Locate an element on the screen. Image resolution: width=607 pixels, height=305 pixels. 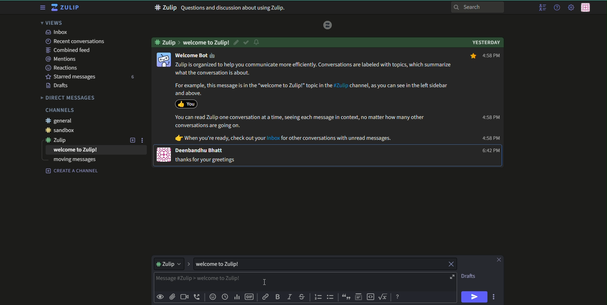
 Zulip is organized to help you communicate more efficiently. Conversations are labeled with topics, which summarize what the conversation is about. is located at coordinates (314, 69).